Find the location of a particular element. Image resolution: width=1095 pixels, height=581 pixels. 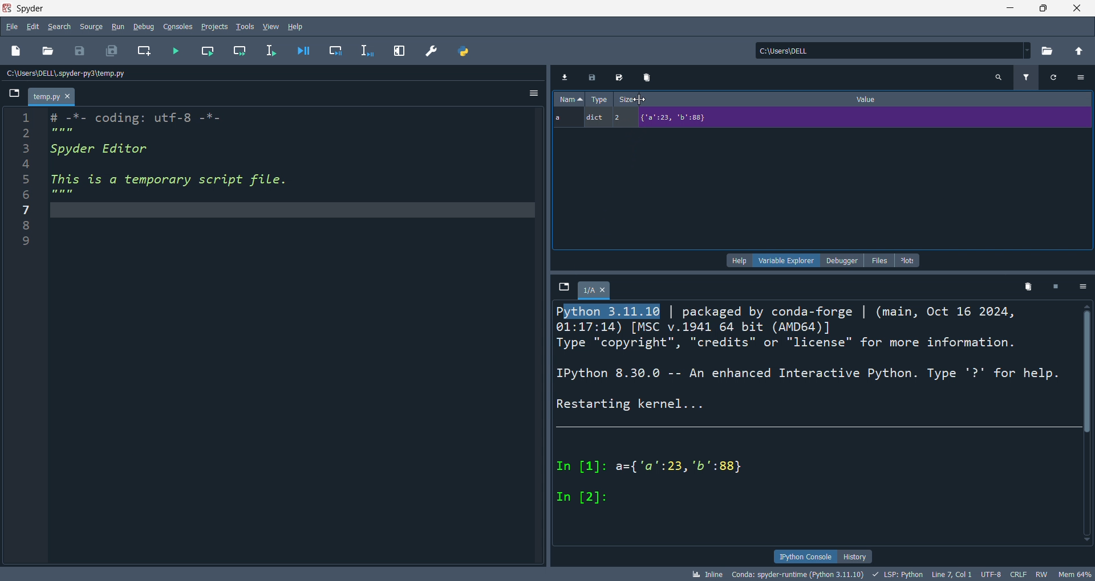

open parent directory is located at coordinates (1077, 51).